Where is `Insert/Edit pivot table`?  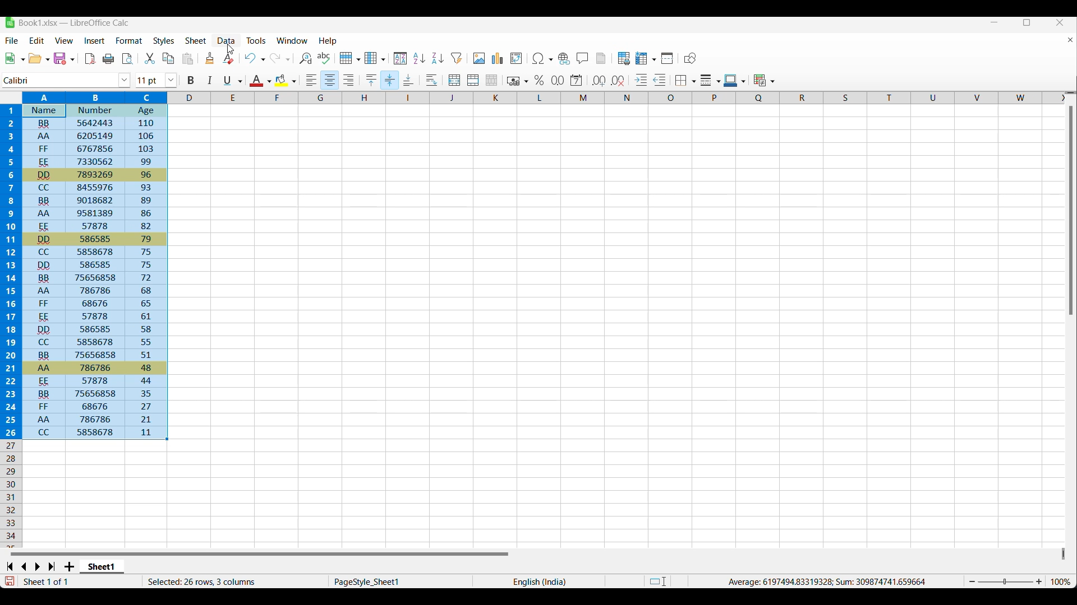 Insert/Edit pivot table is located at coordinates (516, 58).